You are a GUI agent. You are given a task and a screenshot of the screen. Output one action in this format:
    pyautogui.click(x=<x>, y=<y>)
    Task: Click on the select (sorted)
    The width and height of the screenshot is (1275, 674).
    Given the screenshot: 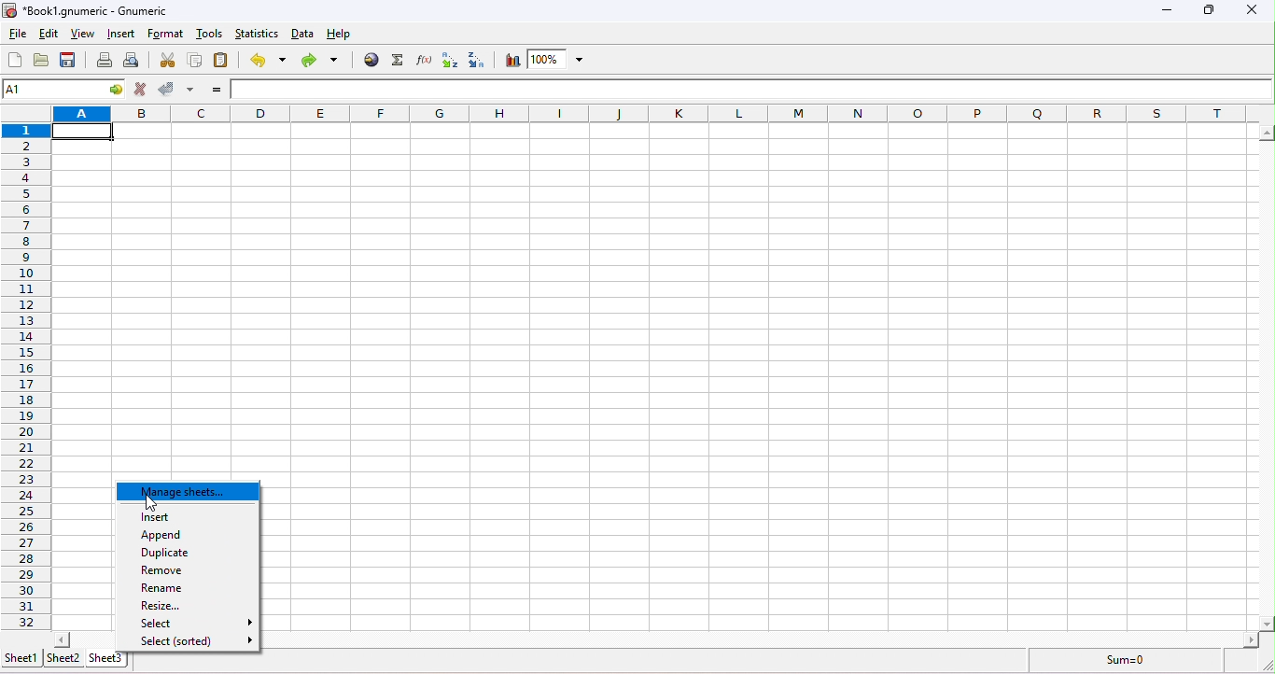 What is the action you would take?
    pyautogui.click(x=189, y=642)
    